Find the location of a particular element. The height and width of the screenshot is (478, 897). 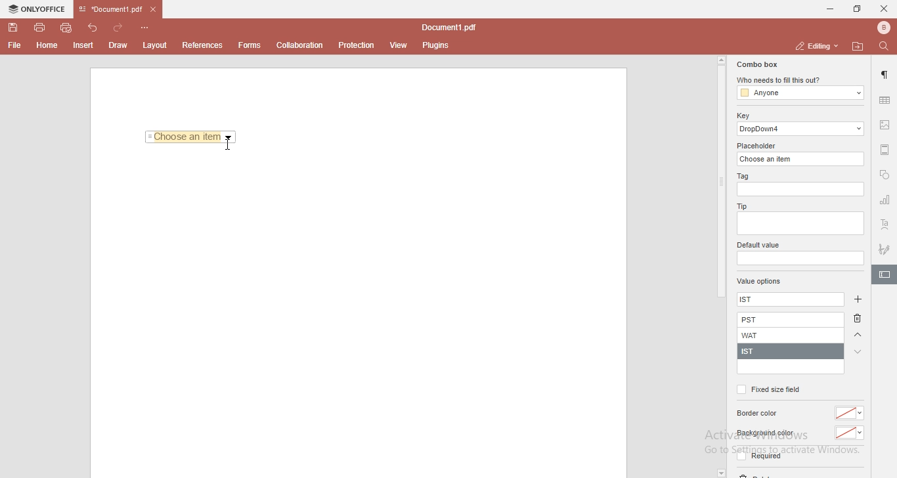

file name is located at coordinates (452, 28).